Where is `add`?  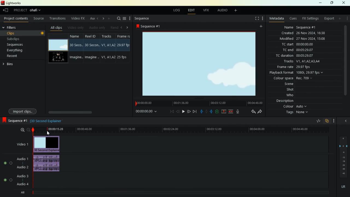
add is located at coordinates (110, 19).